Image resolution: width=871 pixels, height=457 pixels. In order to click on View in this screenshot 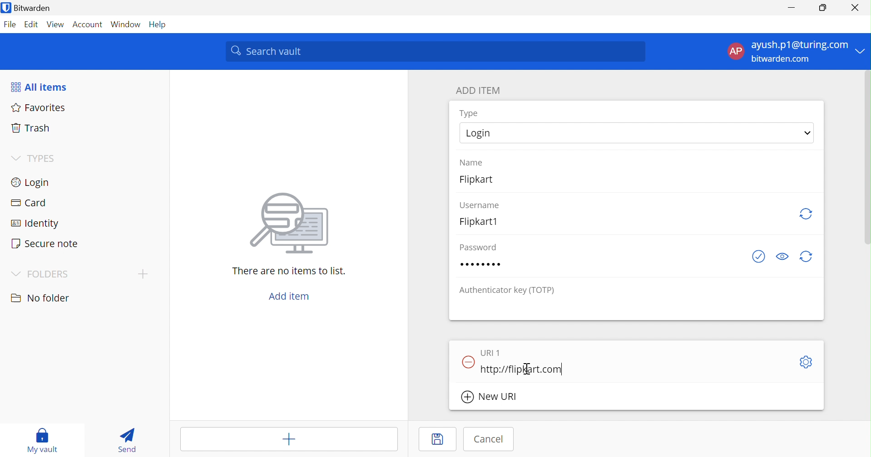, I will do `click(54, 24)`.